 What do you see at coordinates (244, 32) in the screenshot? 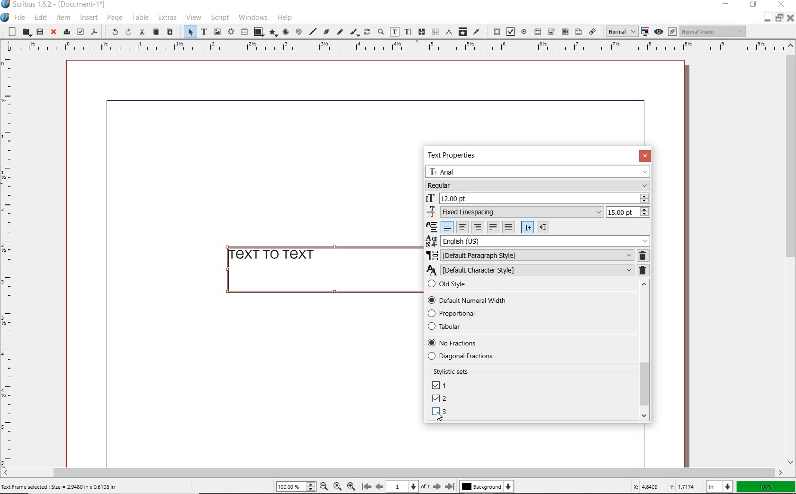
I see `table` at bounding box center [244, 32].